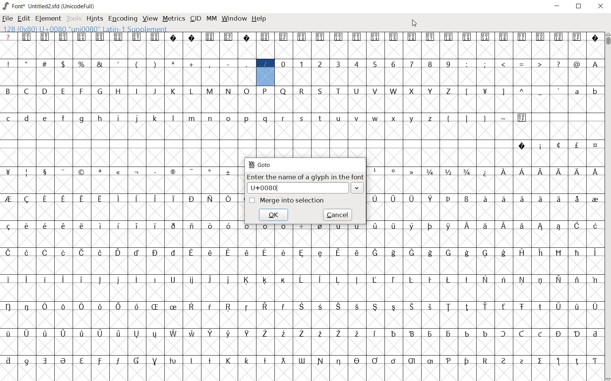 The width and height of the screenshot is (611, 381). What do you see at coordinates (541, 199) in the screenshot?
I see `glyph` at bounding box center [541, 199].